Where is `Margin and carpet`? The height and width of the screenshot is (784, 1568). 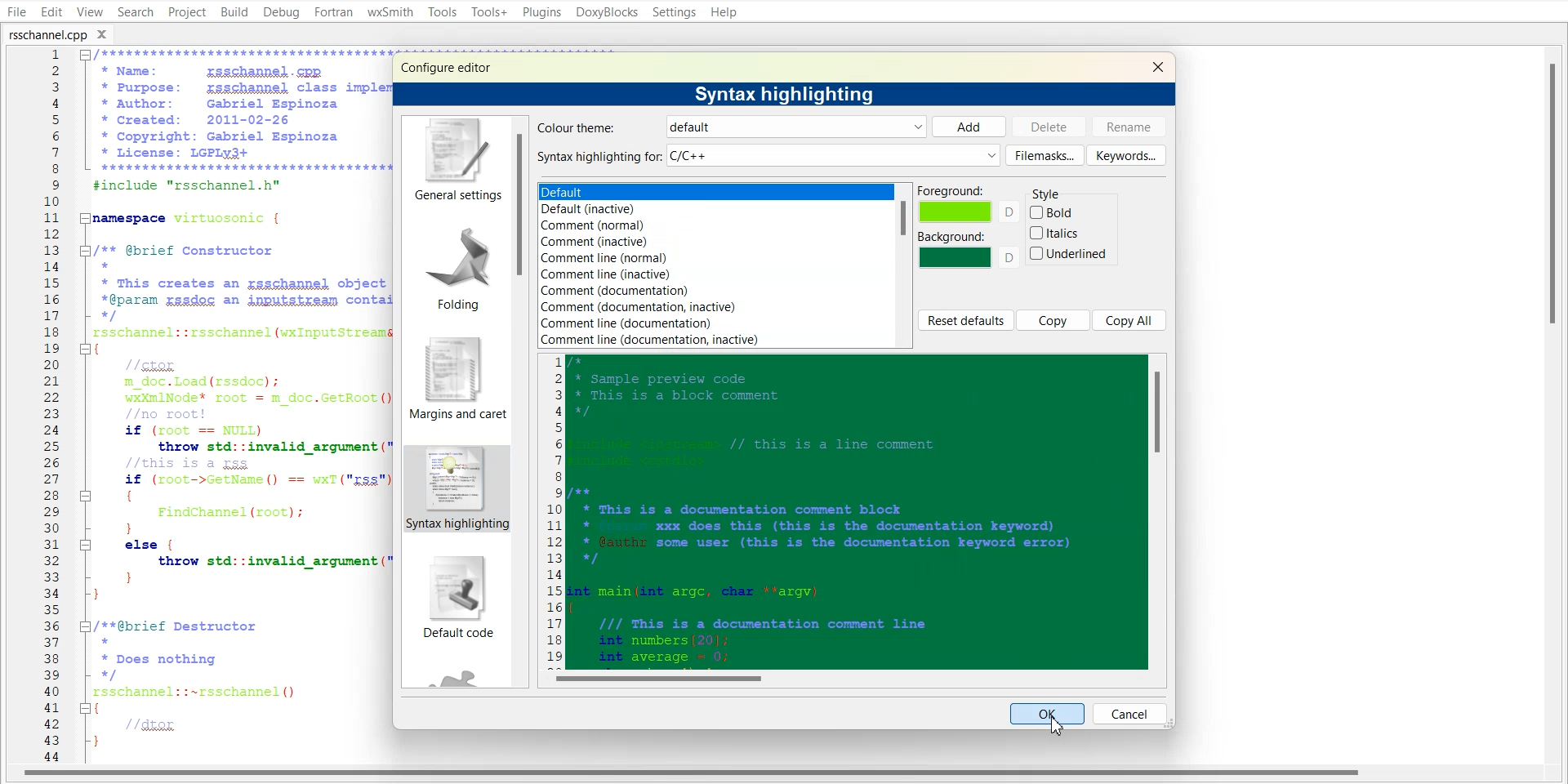 Margin and carpet is located at coordinates (452, 378).